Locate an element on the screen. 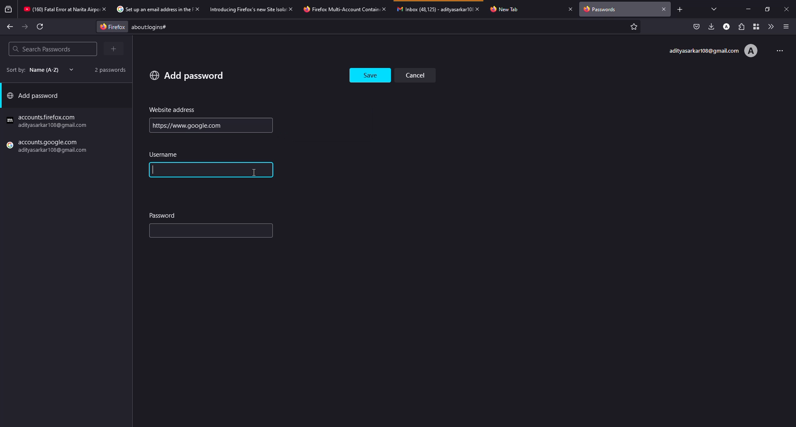  maximize is located at coordinates (765, 9).